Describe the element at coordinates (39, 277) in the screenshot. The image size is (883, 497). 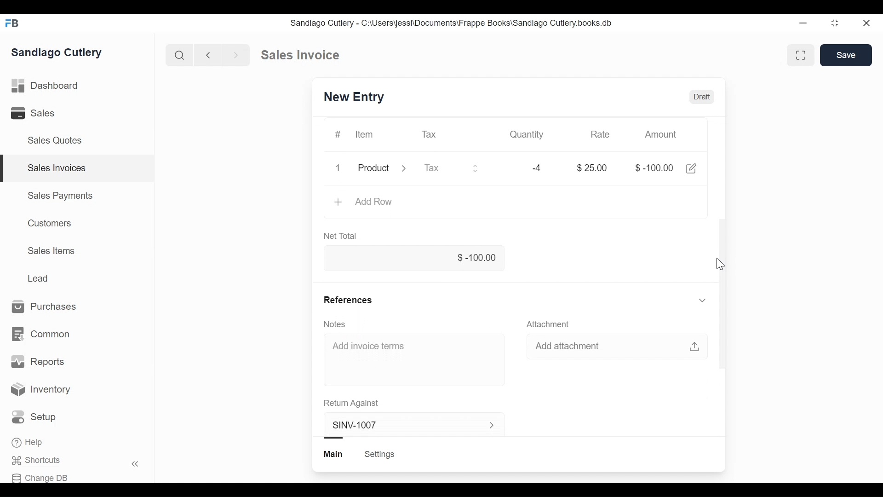
I see `Lead` at that location.